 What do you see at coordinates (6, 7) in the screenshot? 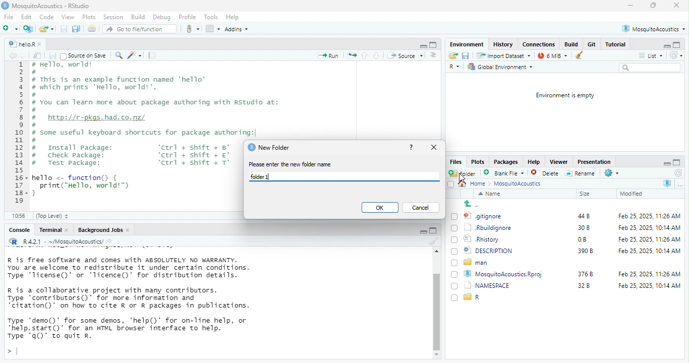
I see `Rstudio logo` at bounding box center [6, 7].